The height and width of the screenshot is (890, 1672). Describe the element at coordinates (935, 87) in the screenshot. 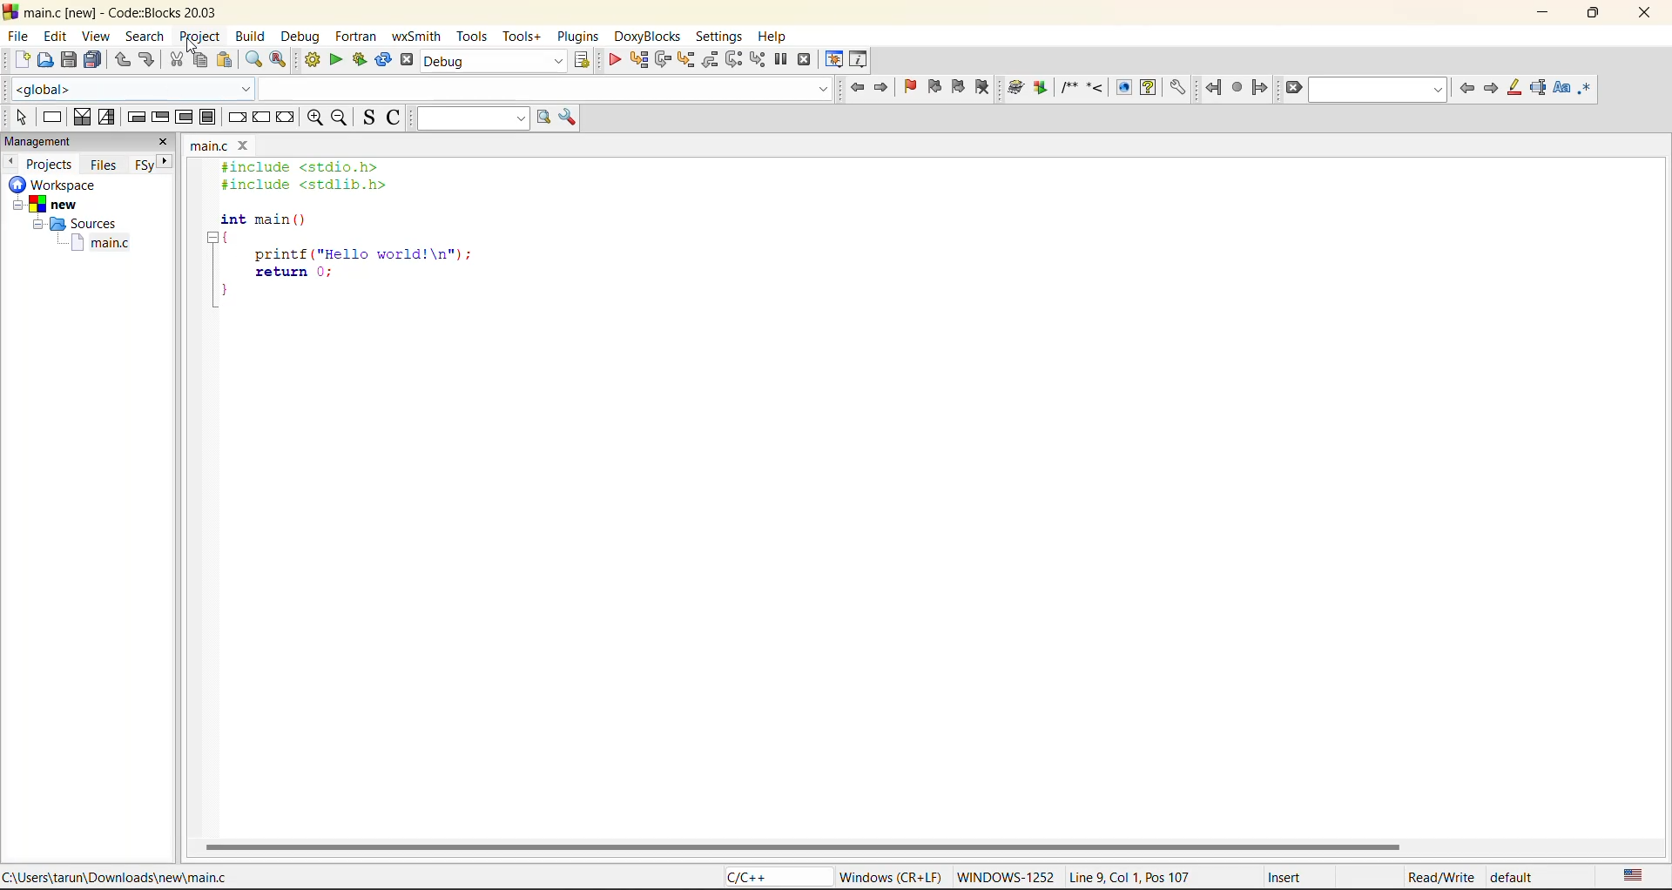

I see `previous bookmark` at that location.